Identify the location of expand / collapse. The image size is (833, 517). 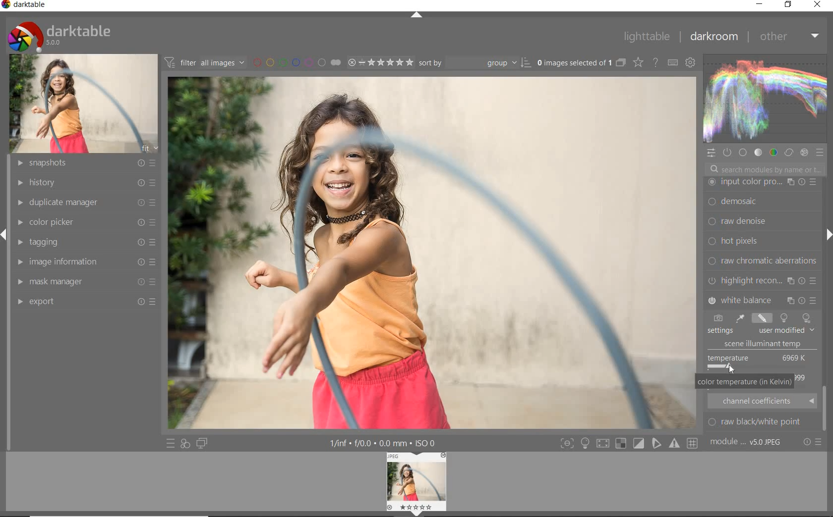
(416, 17).